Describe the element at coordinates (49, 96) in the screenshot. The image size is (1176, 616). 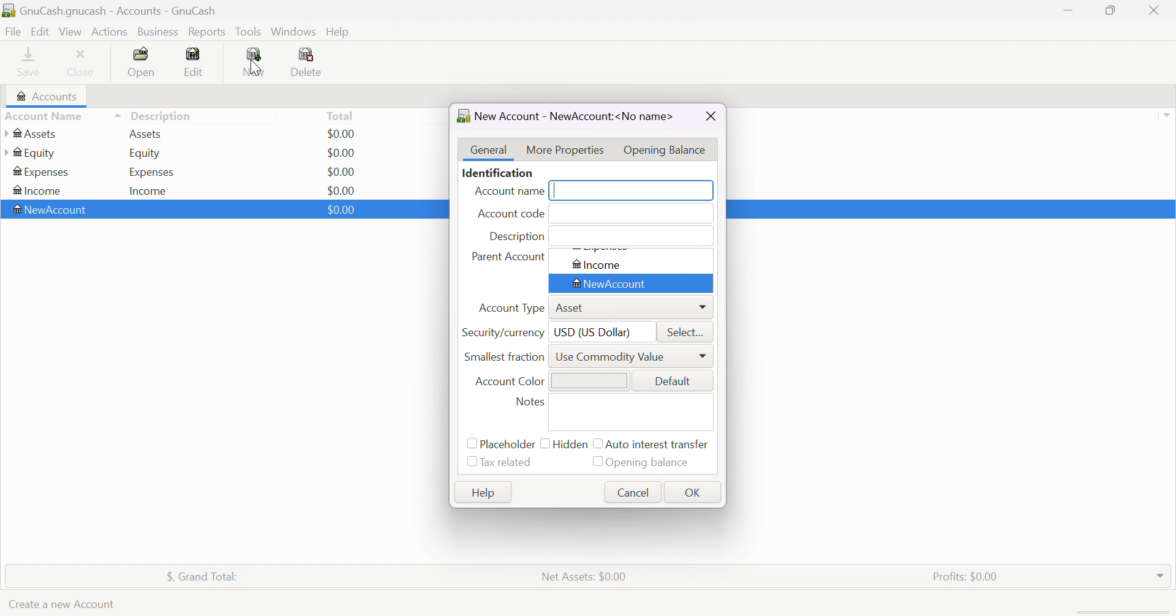
I see `Accounts` at that location.